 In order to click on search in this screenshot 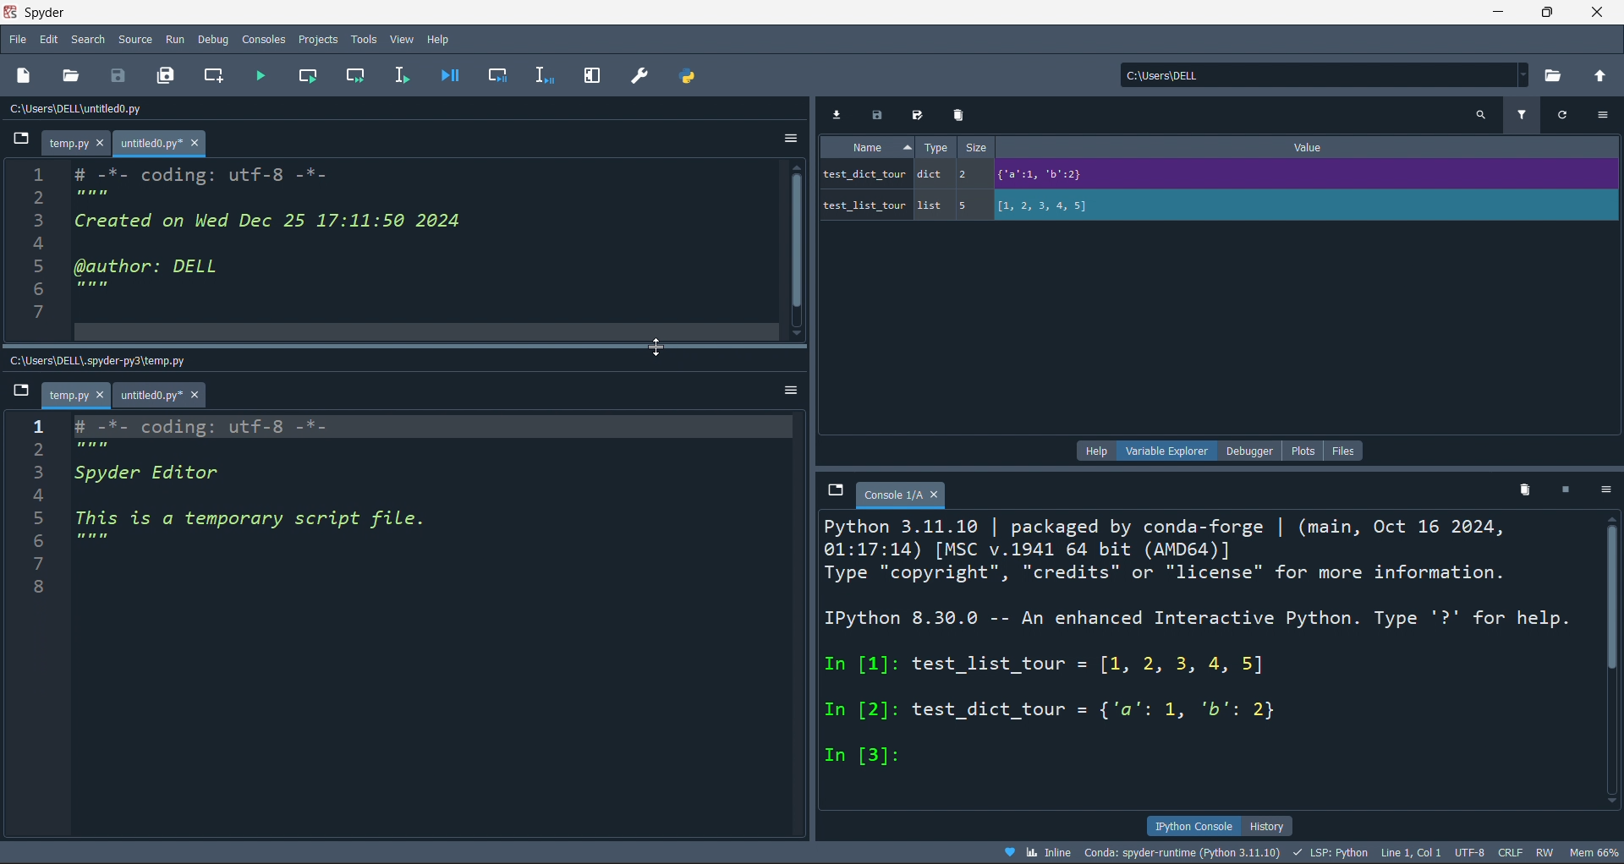, I will do `click(87, 39)`.